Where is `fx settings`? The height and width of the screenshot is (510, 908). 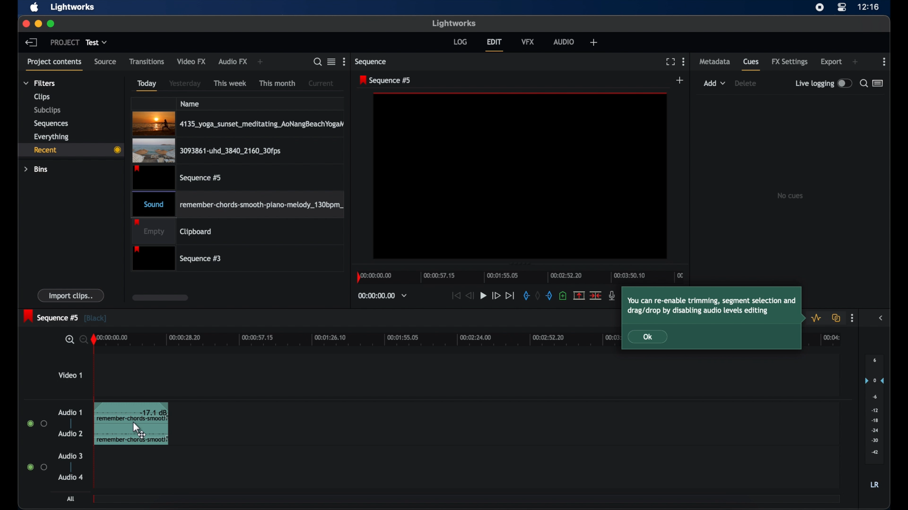 fx settings is located at coordinates (790, 62).